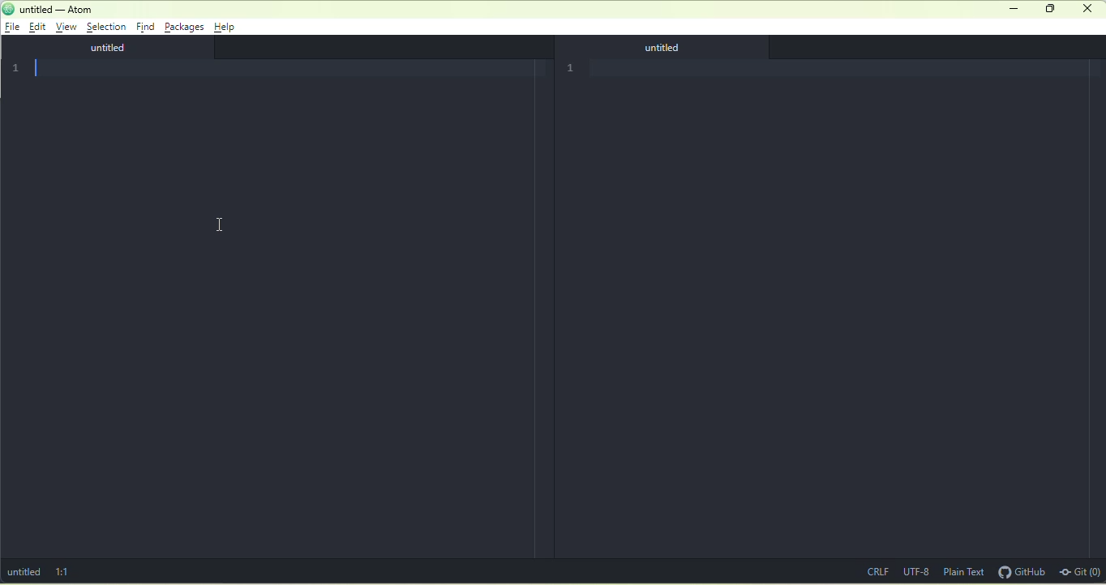  What do you see at coordinates (227, 27) in the screenshot?
I see `help` at bounding box center [227, 27].